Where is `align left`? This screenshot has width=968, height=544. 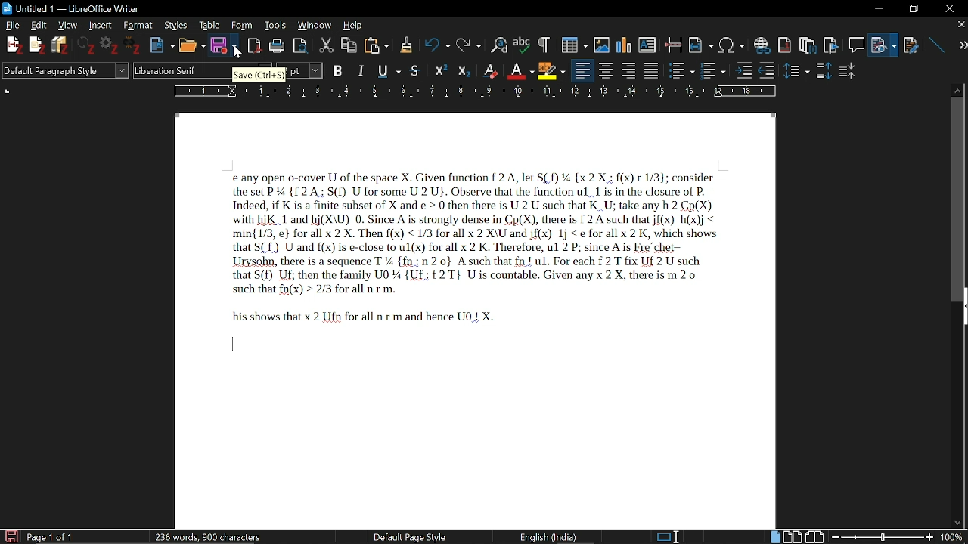
align left is located at coordinates (583, 70).